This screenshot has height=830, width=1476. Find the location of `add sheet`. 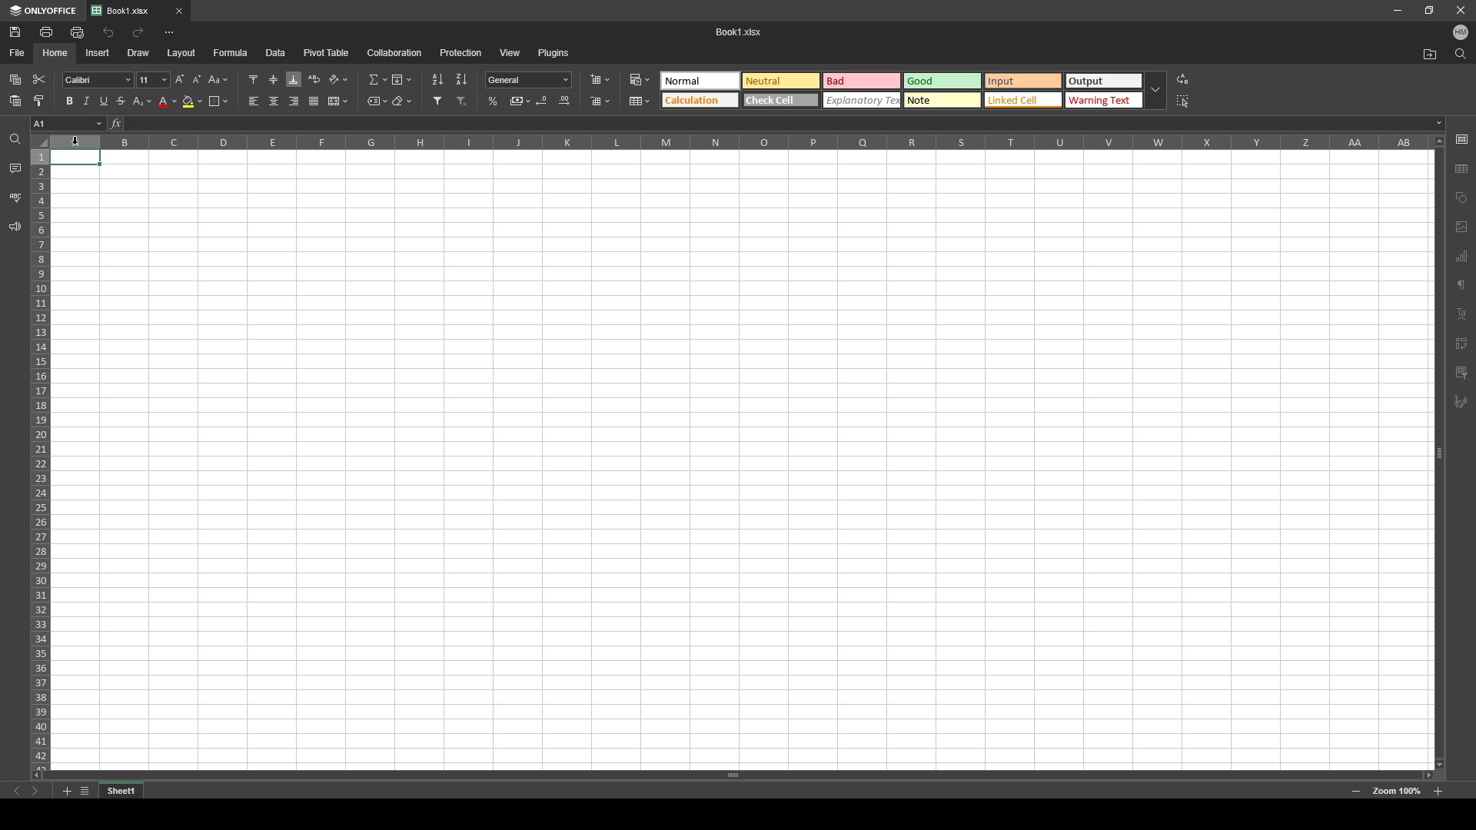

add sheet is located at coordinates (66, 792).